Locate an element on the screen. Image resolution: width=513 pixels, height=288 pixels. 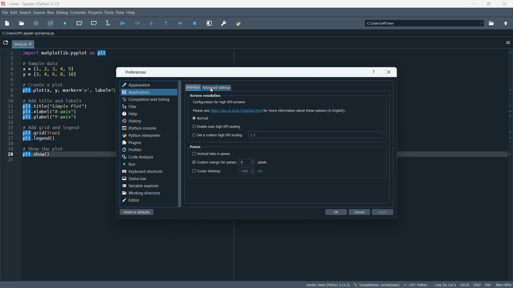
| | Please see https://doc.qt.io/qt-5/highdpl.html for more information about these options (in English). is located at coordinates (270, 110).